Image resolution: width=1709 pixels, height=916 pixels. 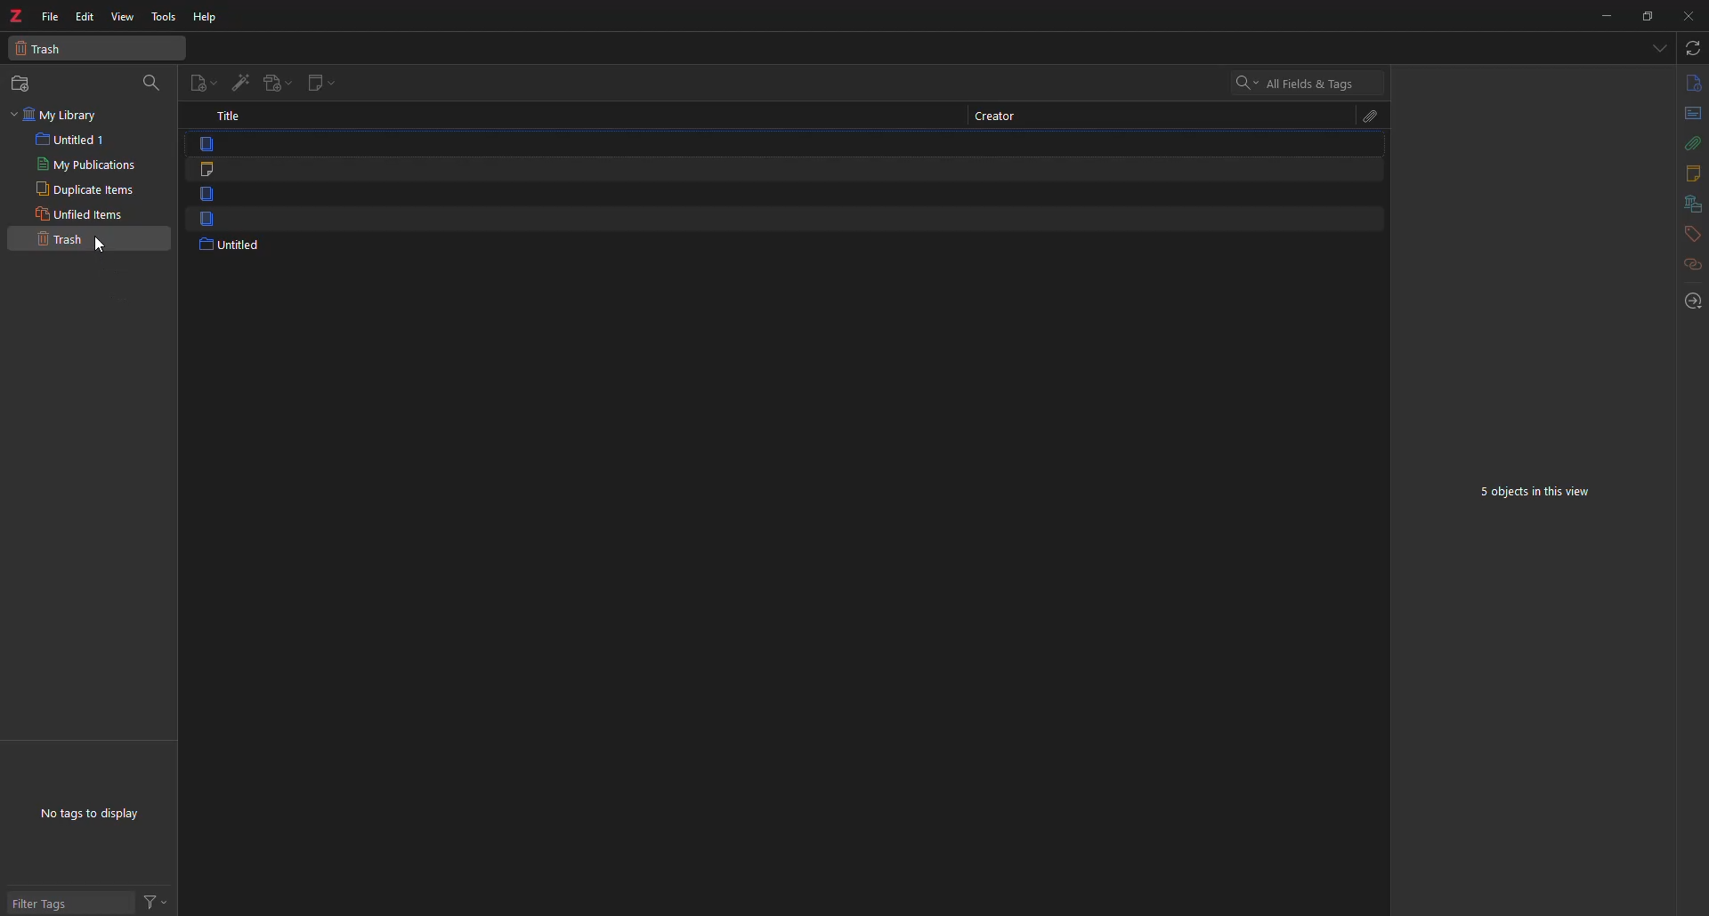 I want to click on 5 objects, so click(x=1538, y=490).